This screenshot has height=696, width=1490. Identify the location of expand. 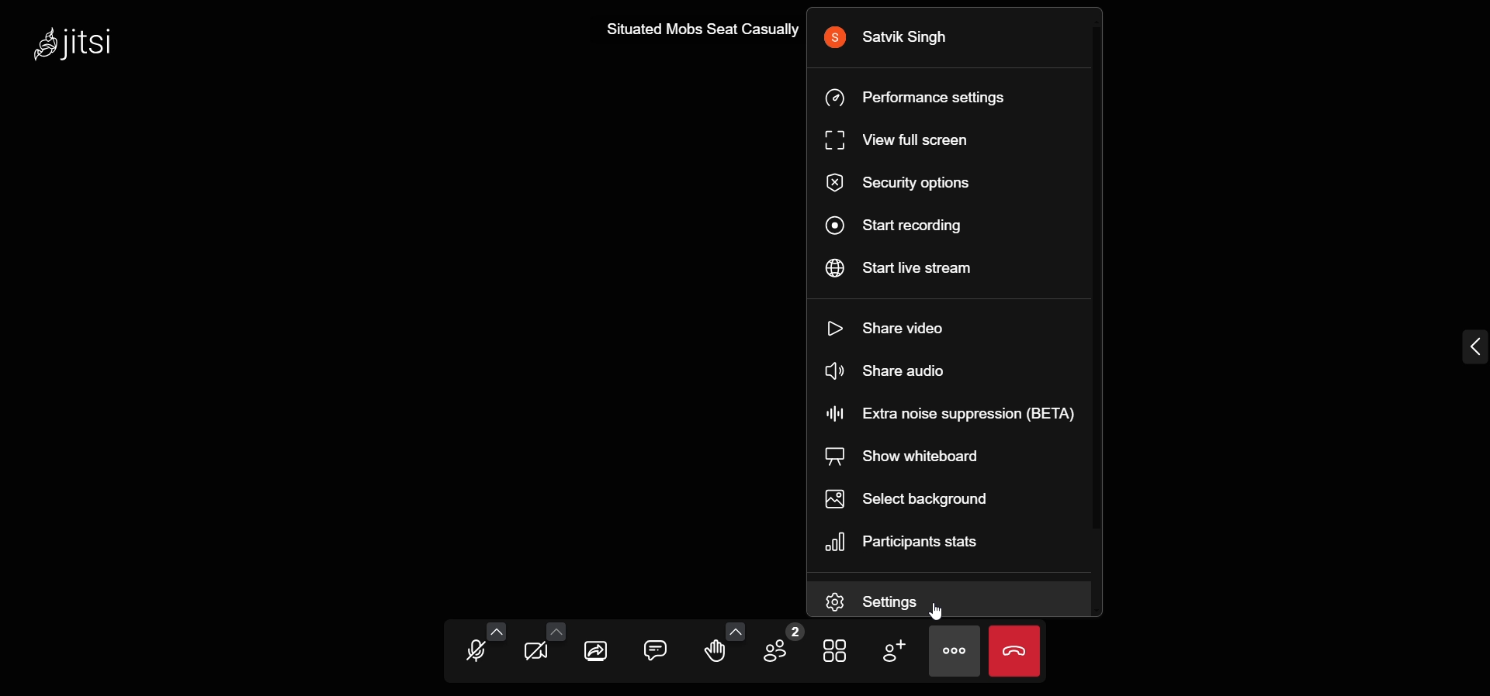
(1470, 346).